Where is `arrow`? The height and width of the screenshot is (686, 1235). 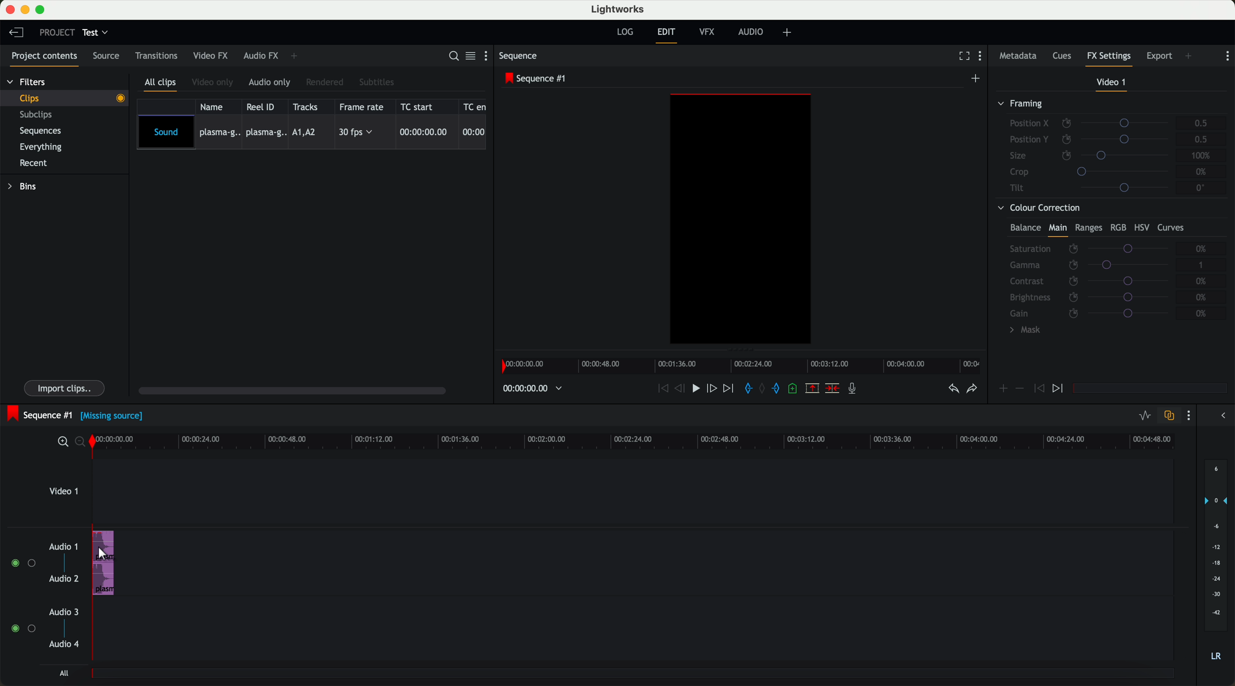 arrow is located at coordinates (1220, 416).